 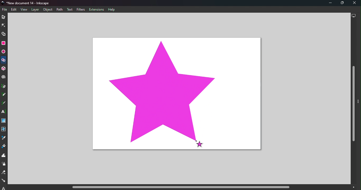 What do you see at coordinates (359, 104) in the screenshot?
I see `Toggle command panel` at bounding box center [359, 104].